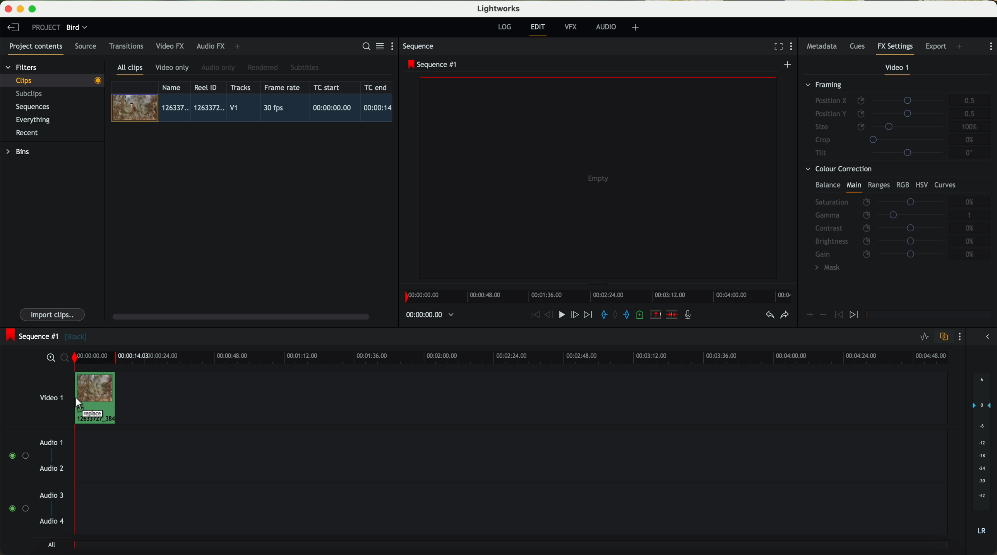 The height and width of the screenshot is (555, 997). I want to click on timeline, so click(596, 294).